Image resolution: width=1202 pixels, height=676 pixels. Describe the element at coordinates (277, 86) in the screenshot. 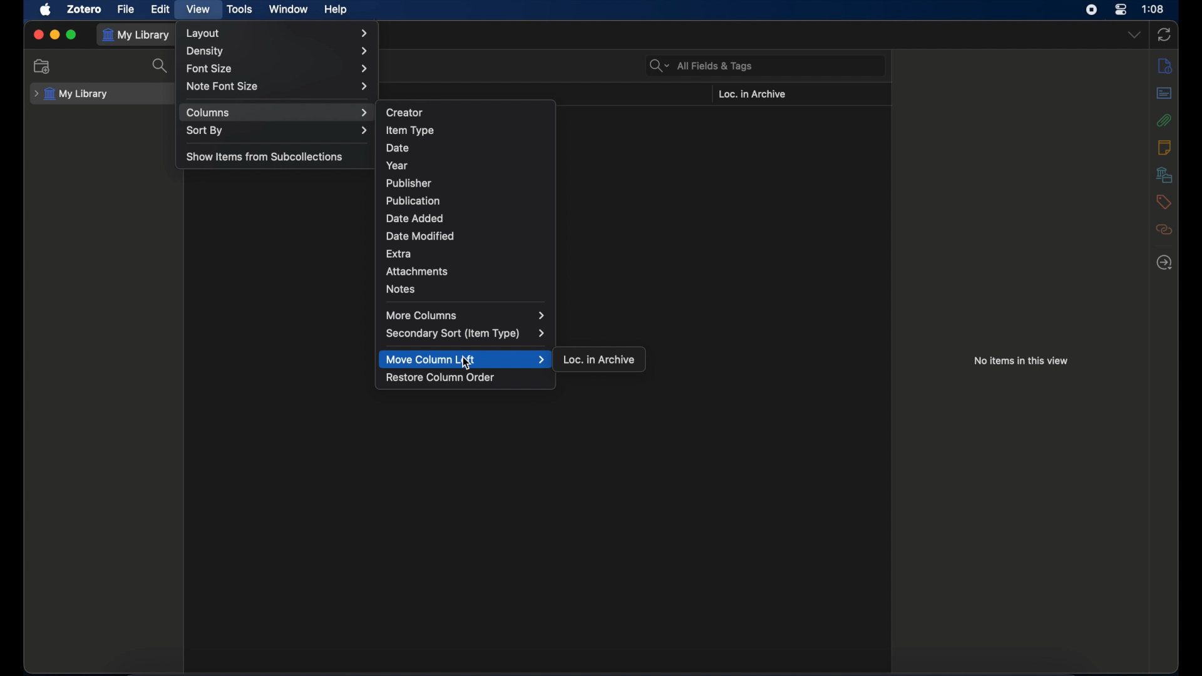

I see `note font size` at that location.